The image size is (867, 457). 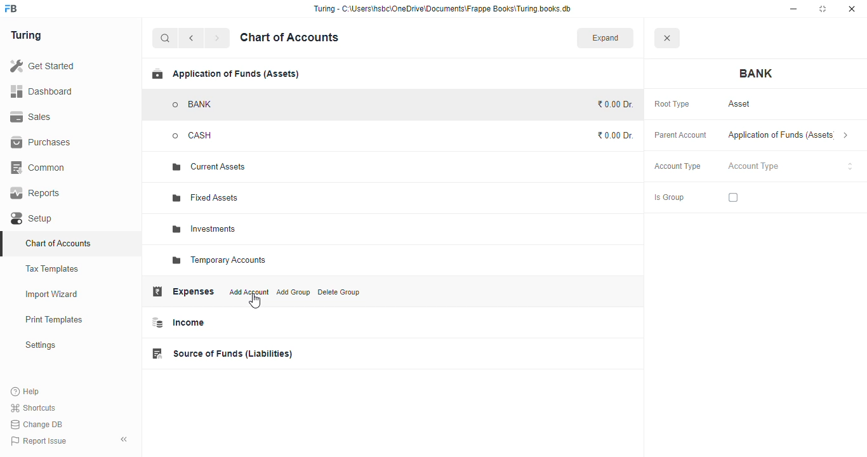 I want to click on import wizard, so click(x=52, y=295).